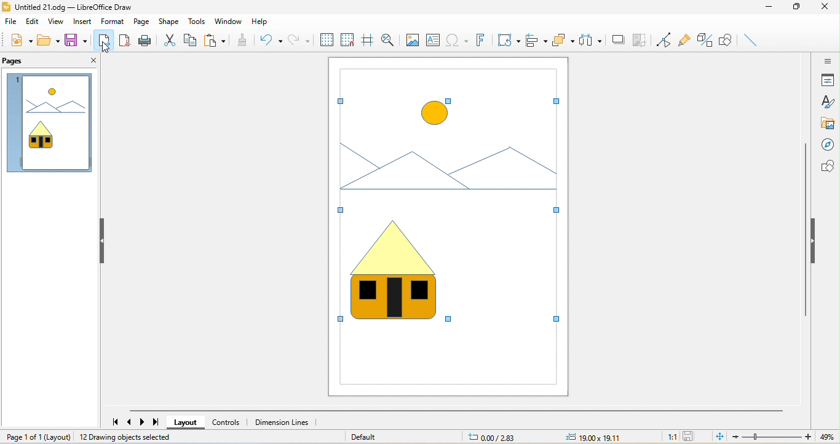 Image resolution: width=840 pixels, height=444 pixels. What do you see at coordinates (668, 437) in the screenshot?
I see `1:1` at bounding box center [668, 437].